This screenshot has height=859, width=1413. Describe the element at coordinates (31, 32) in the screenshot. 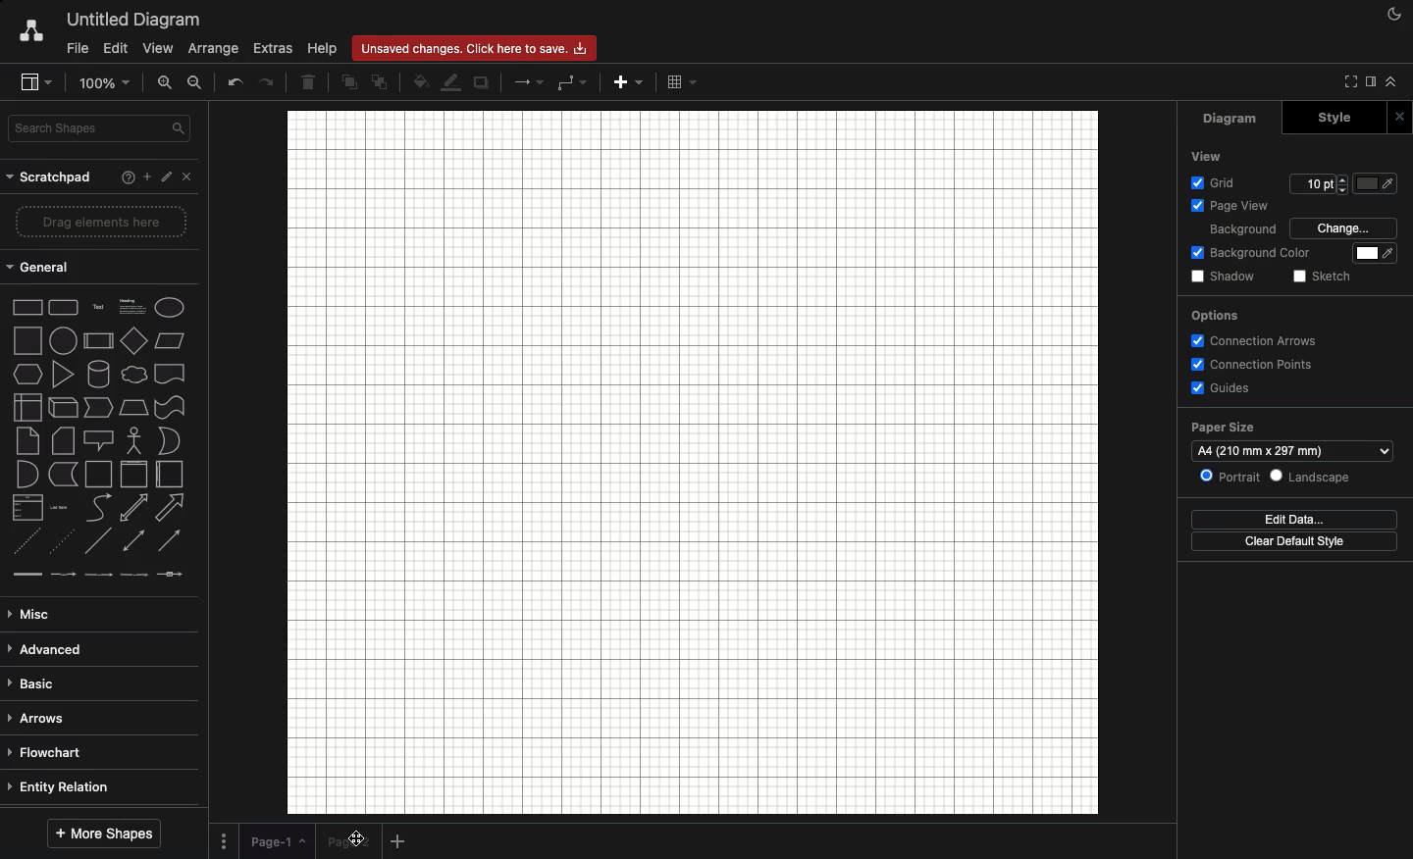

I see `Draw.io logo` at that location.